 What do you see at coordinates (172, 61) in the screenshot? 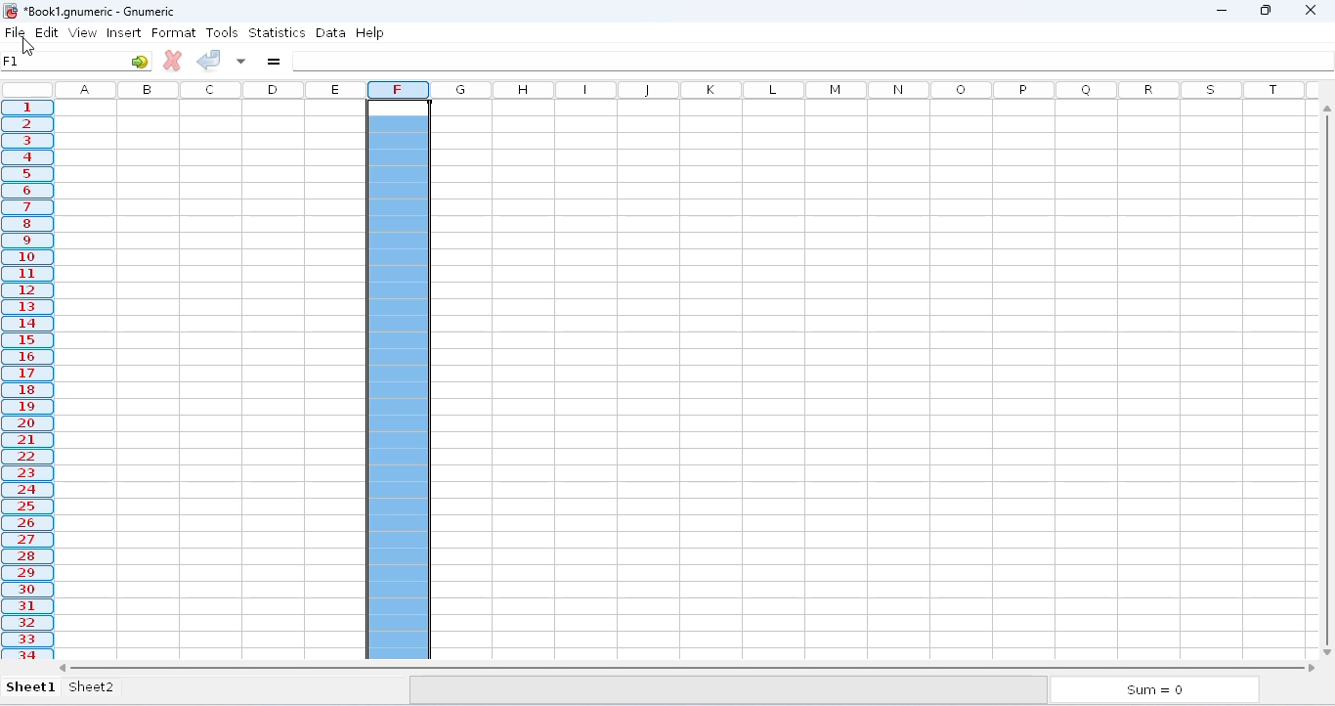
I see `cancel change` at bounding box center [172, 61].